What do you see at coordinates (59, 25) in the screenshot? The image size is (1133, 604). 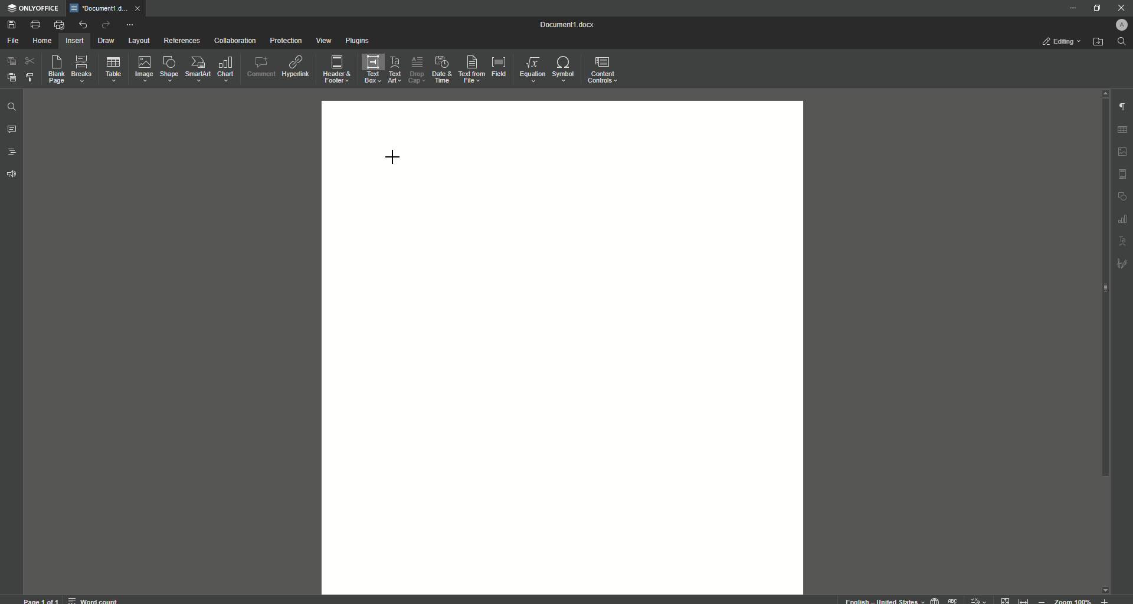 I see `Quick Print` at bounding box center [59, 25].